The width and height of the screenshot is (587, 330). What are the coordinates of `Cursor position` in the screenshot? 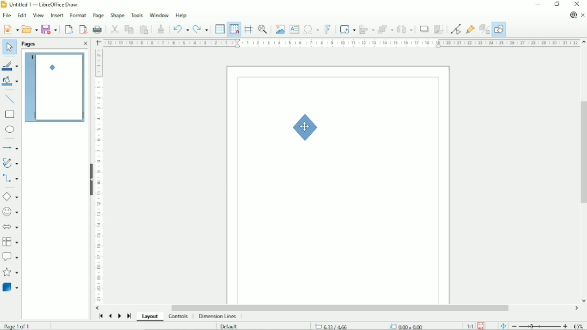 It's located at (370, 326).